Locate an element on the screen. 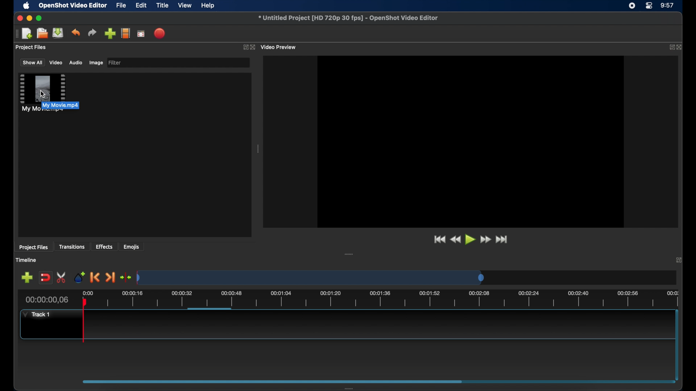 Image resolution: width=696 pixels, height=391 pixels. filter is located at coordinates (115, 63).